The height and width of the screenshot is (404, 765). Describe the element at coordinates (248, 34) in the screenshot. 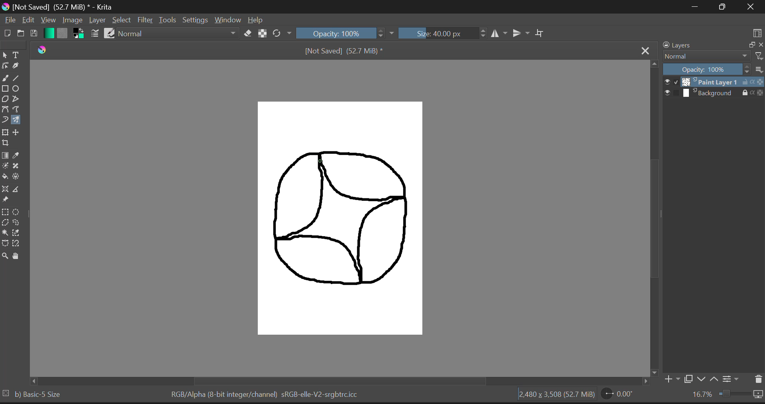

I see `Erase` at that location.